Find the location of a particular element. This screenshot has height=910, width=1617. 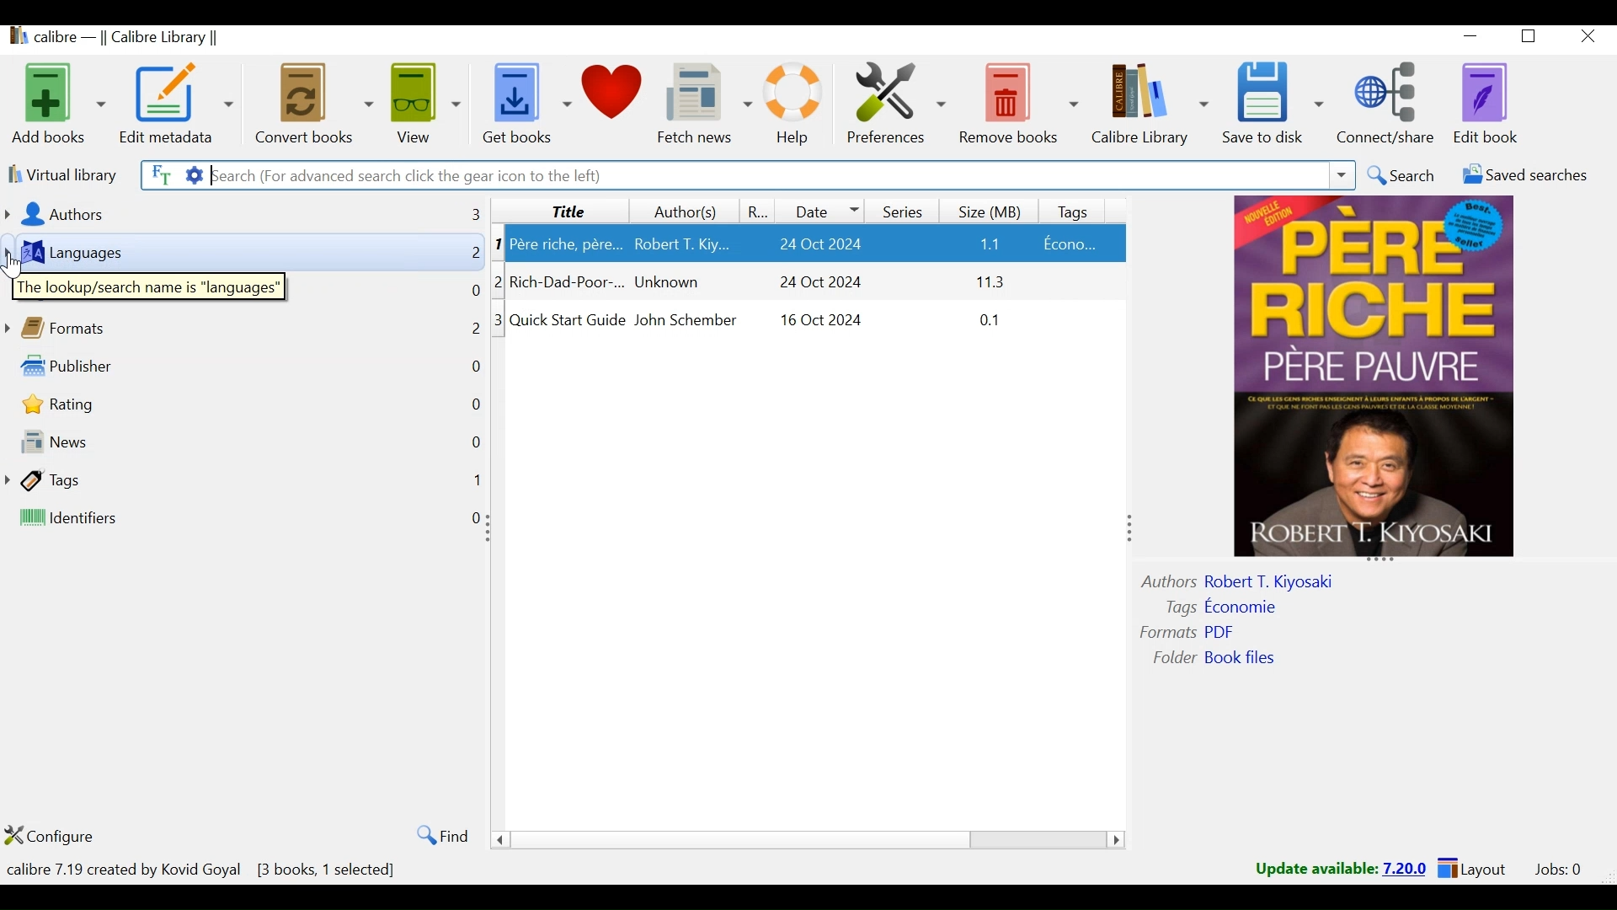

Minimize is located at coordinates (1473, 39).